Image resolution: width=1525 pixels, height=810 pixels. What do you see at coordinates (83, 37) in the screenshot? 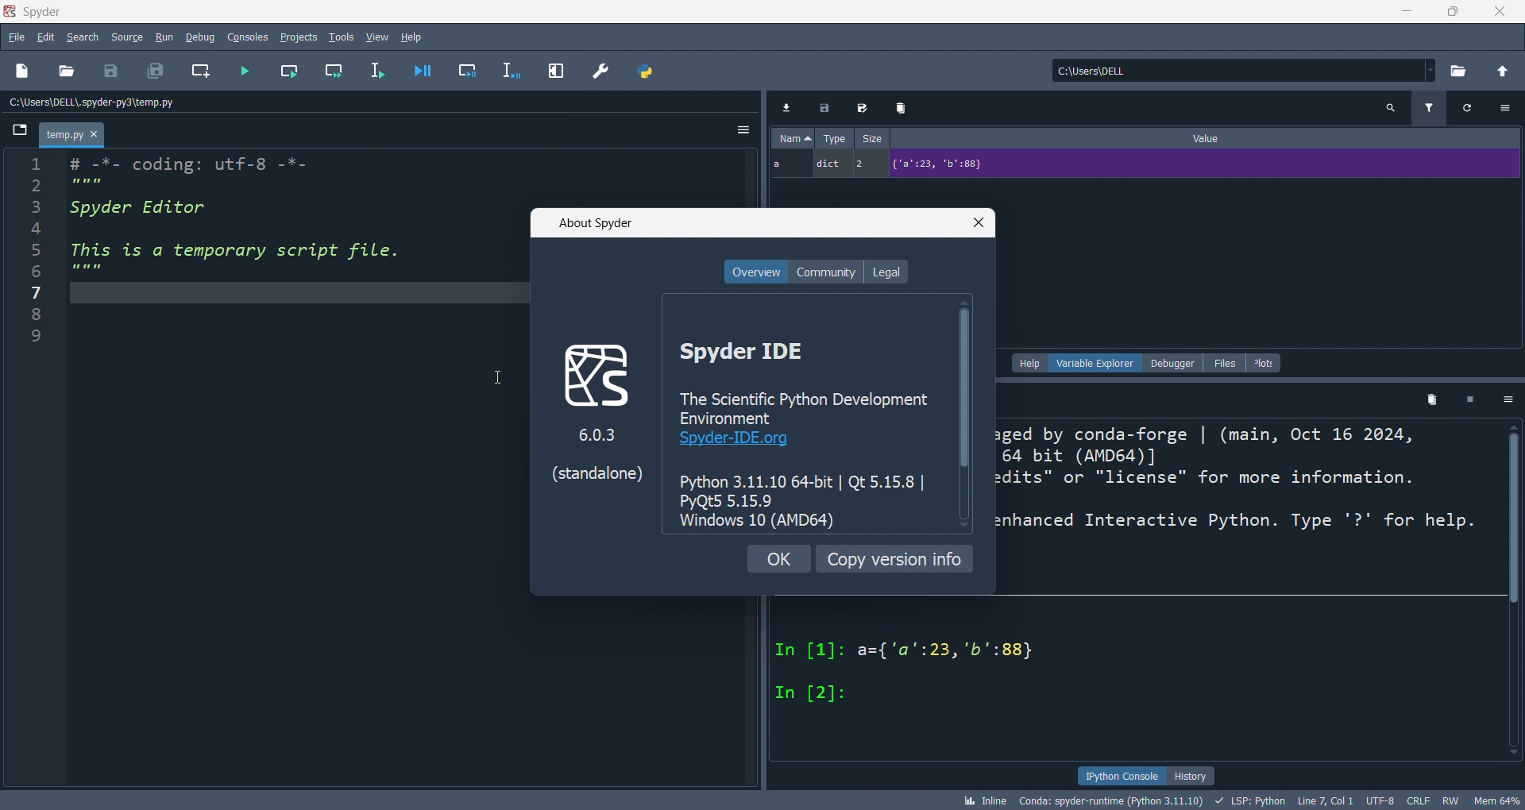
I see `search ` at bounding box center [83, 37].